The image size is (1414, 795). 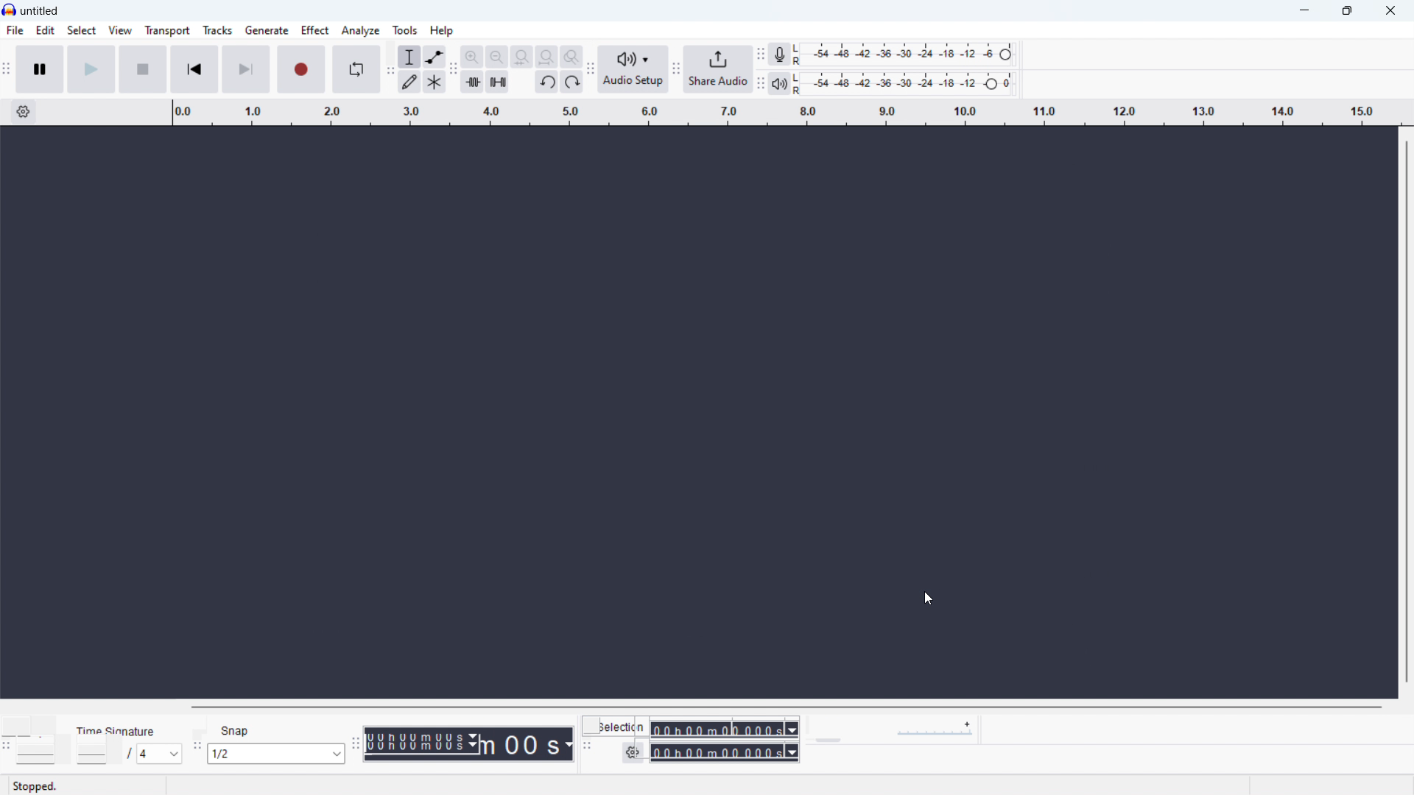 I want to click on toggle snap, so click(x=229, y=731).